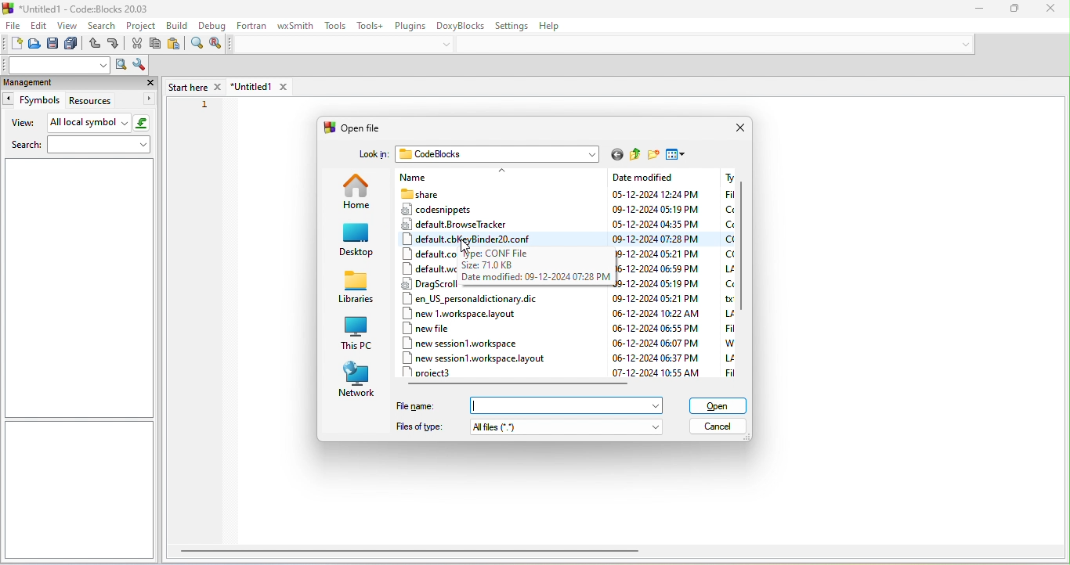  Describe the element at coordinates (656, 328) in the screenshot. I see `date` at that location.